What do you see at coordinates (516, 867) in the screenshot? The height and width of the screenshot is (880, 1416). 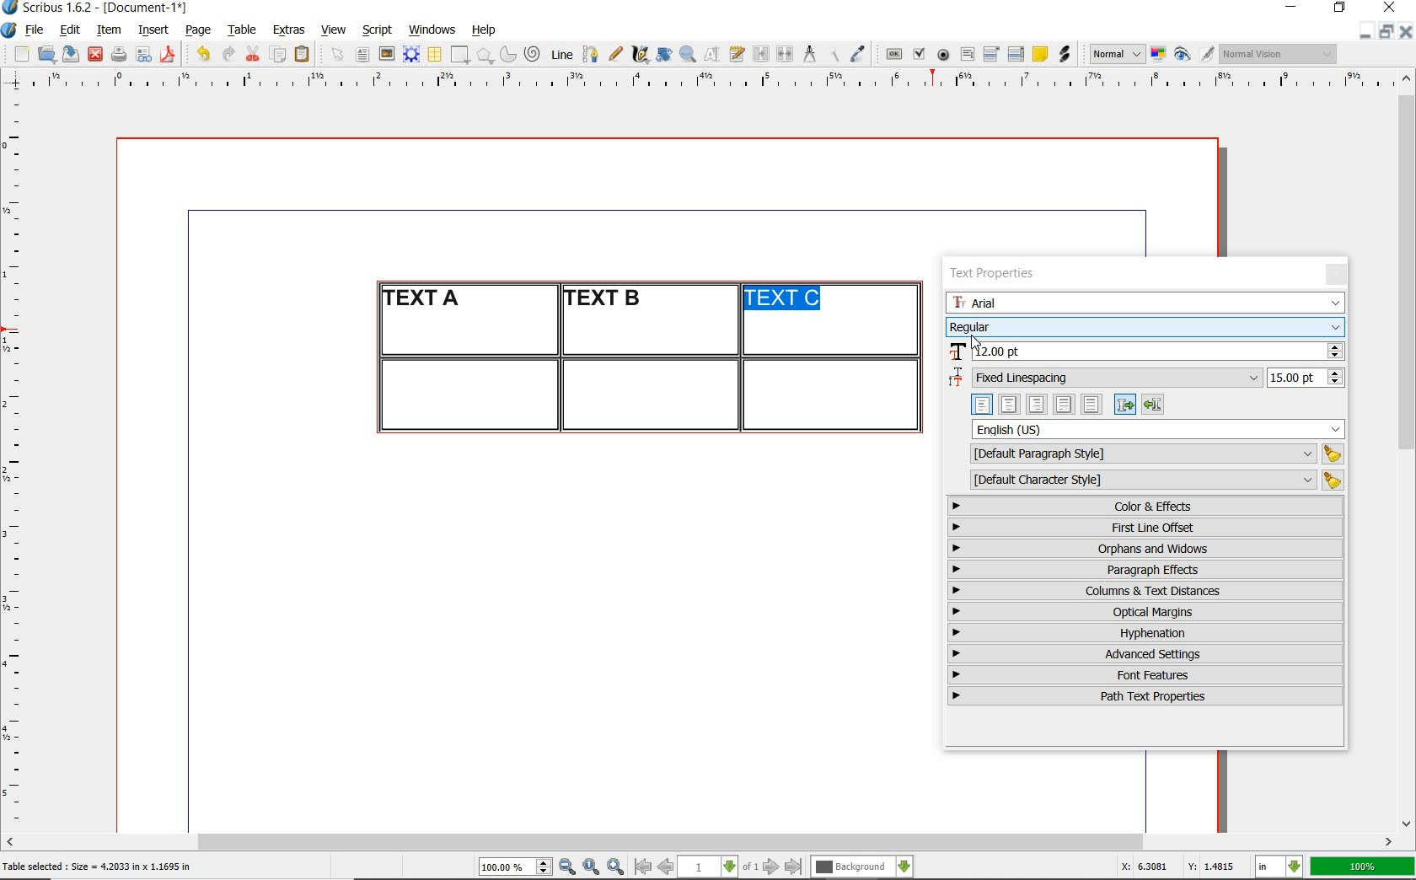 I see `select current zoom level` at bounding box center [516, 867].